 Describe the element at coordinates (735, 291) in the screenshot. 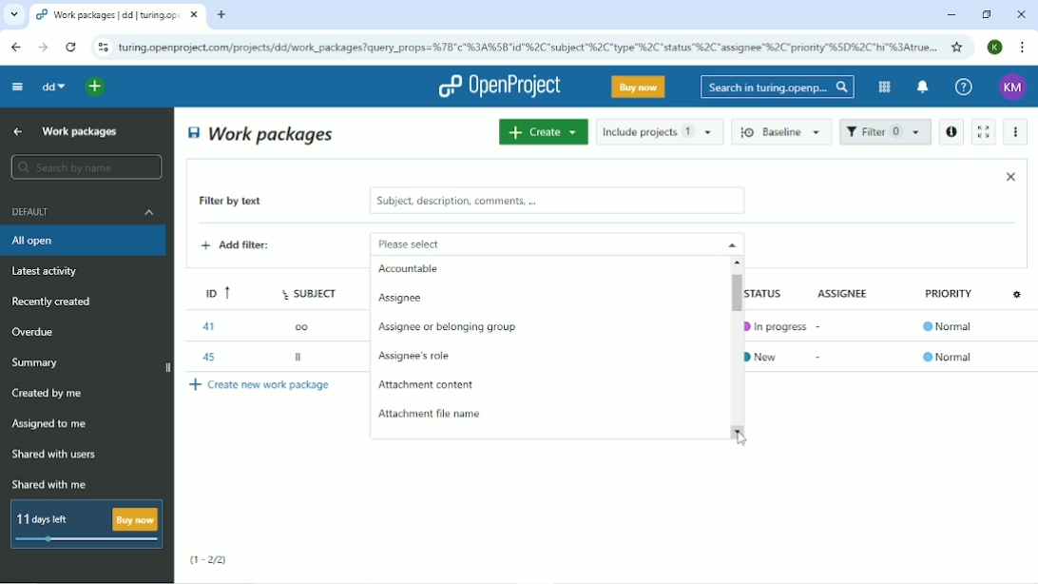

I see `Vertical scrollbar` at that location.